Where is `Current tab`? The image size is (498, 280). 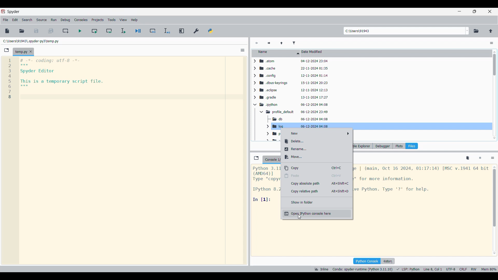
Current tab is located at coordinates (271, 160).